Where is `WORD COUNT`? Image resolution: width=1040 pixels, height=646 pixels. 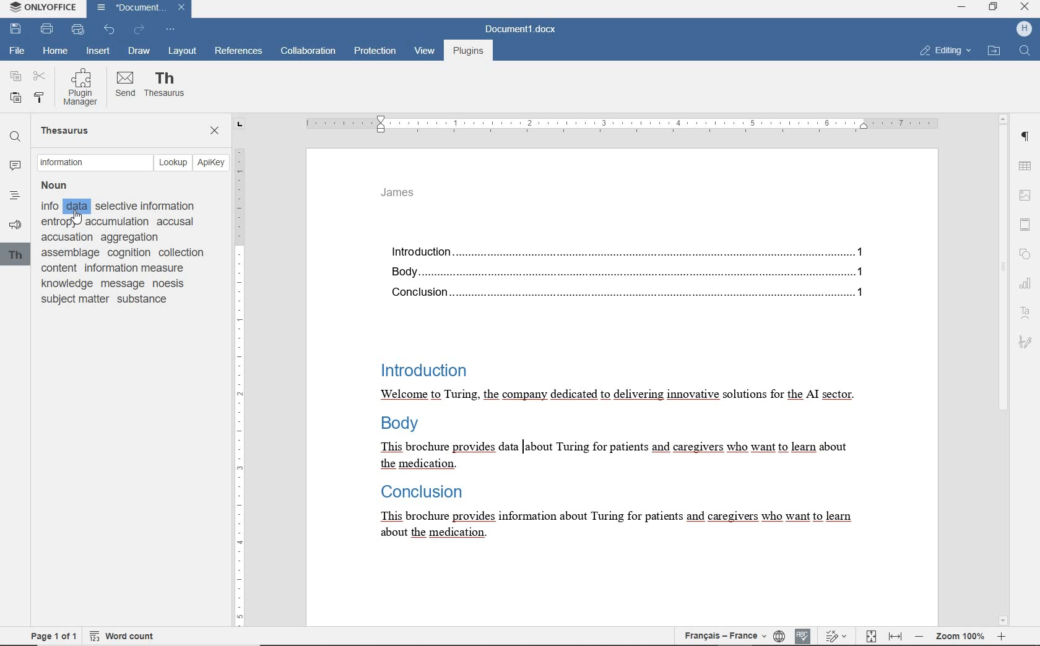 WORD COUNT is located at coordinates (122, 636).